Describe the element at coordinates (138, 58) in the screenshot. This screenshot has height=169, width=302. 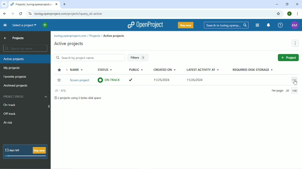
I see `Filters` at that location.